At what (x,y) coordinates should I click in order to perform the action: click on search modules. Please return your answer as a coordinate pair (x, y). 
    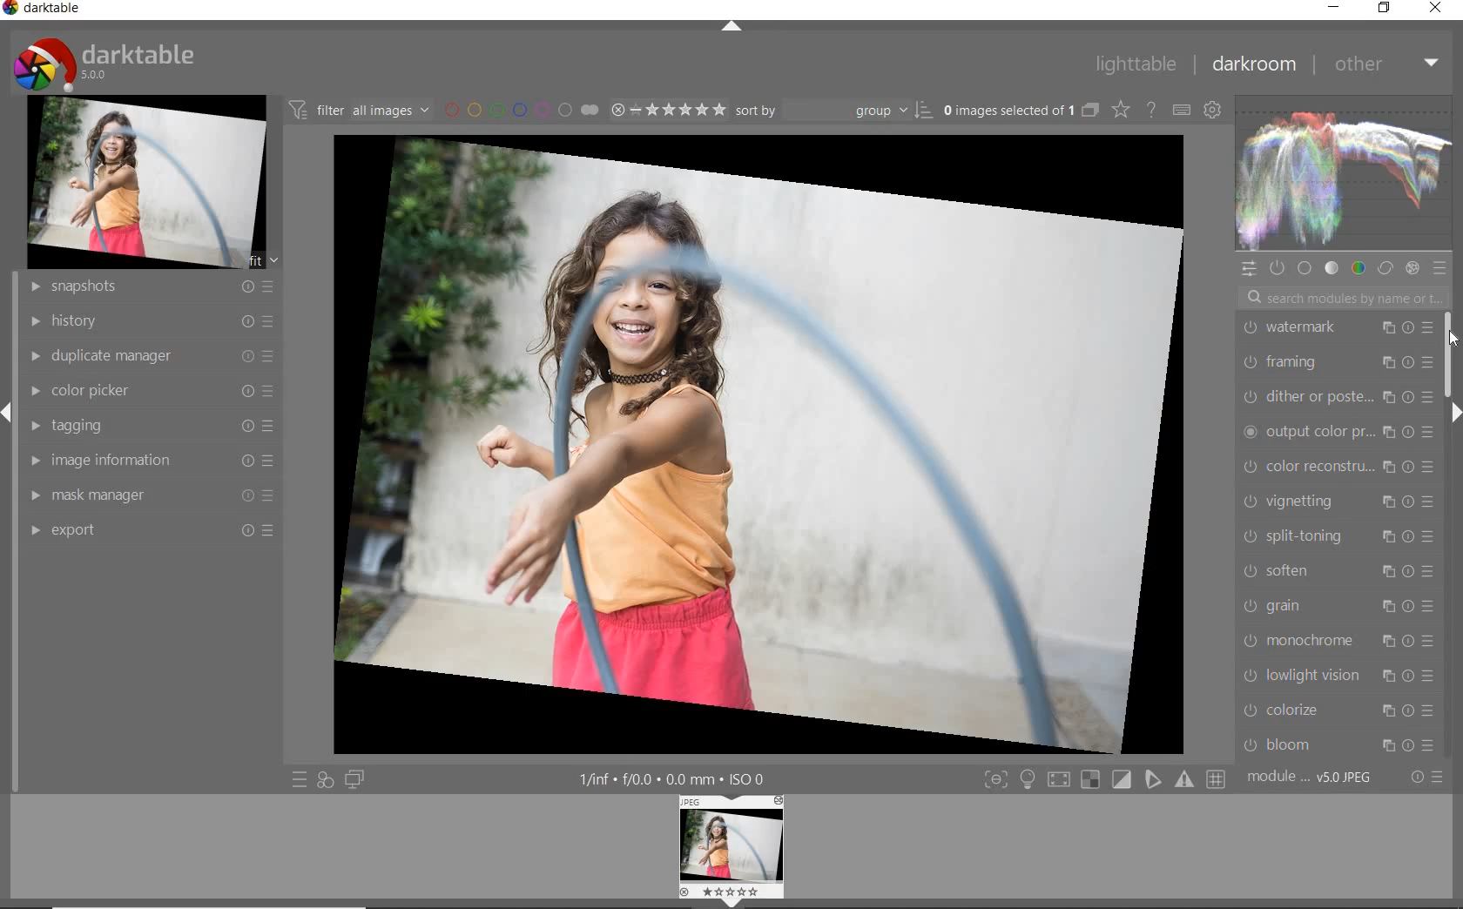
    Looking at the image, I should click on (1338, 300).